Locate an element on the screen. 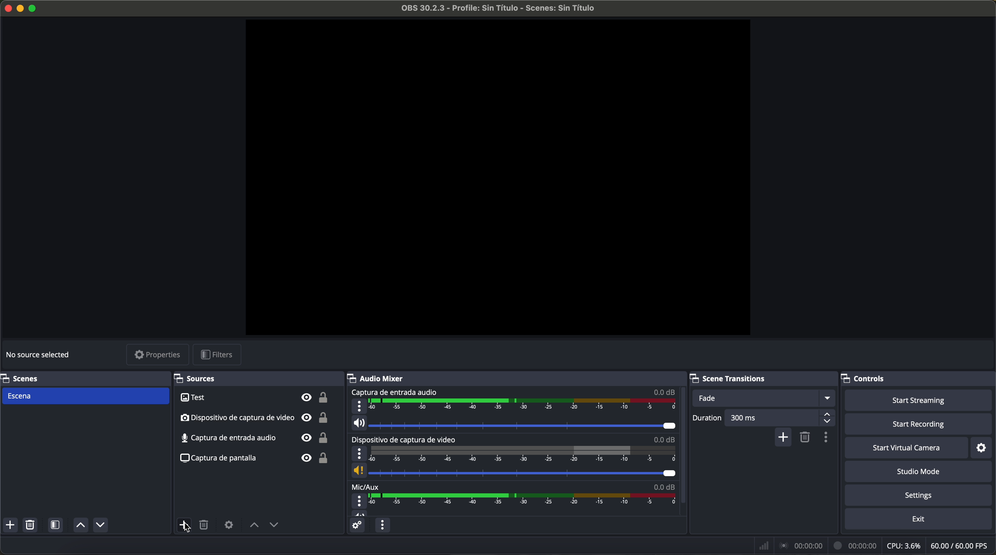 This screenshot has height=555, width=996. scene is located at coordinates (87, 396).